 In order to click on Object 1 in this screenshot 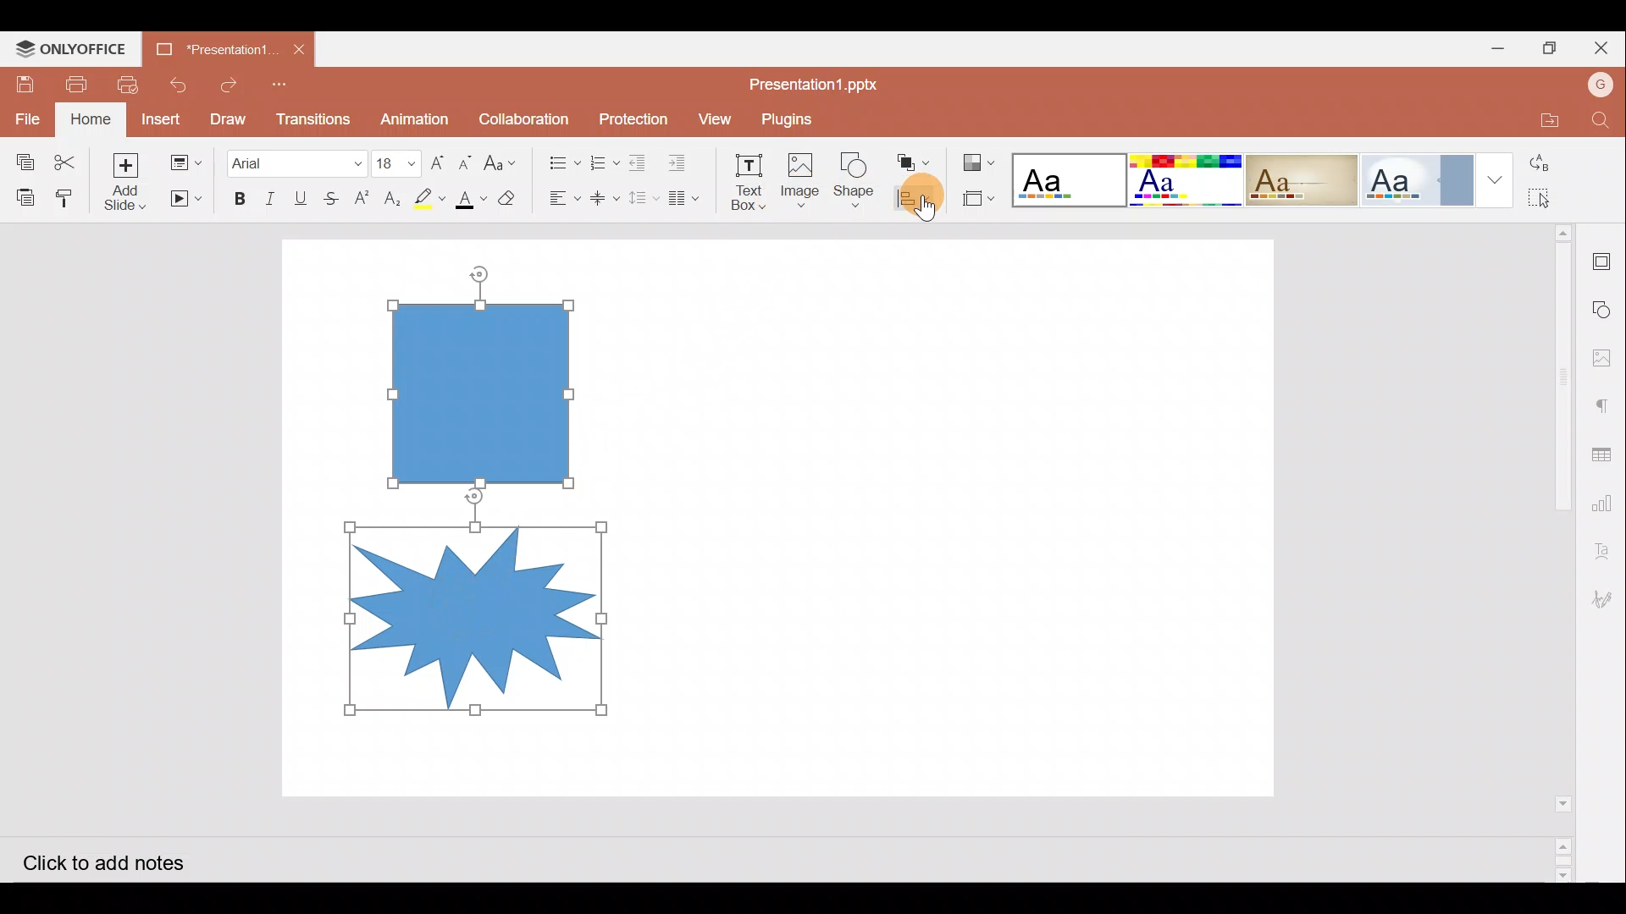, I will do `click(487, 392)`.